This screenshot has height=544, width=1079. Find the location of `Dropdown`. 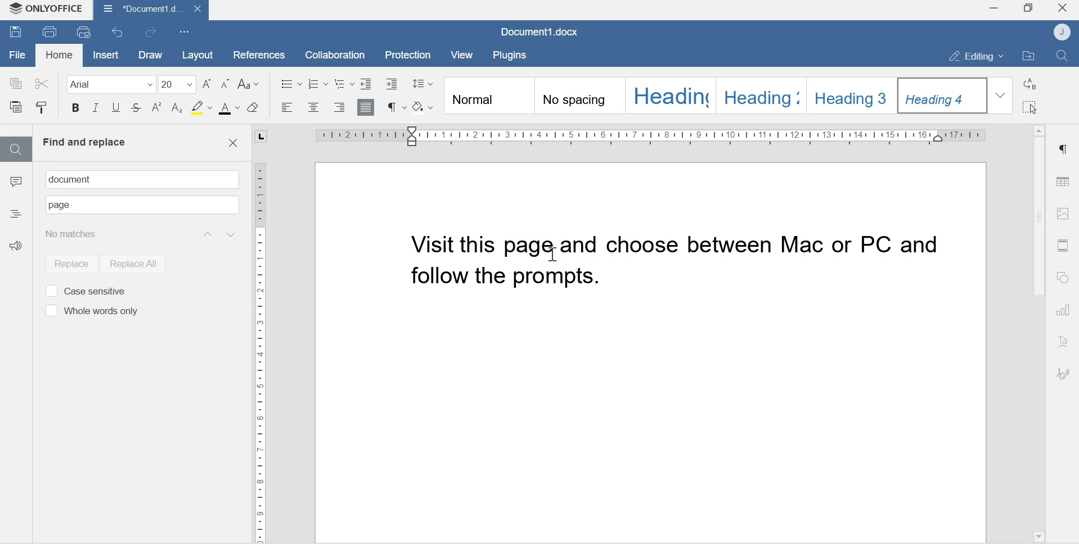

Dropdown is located at coordinates (1002, 95).